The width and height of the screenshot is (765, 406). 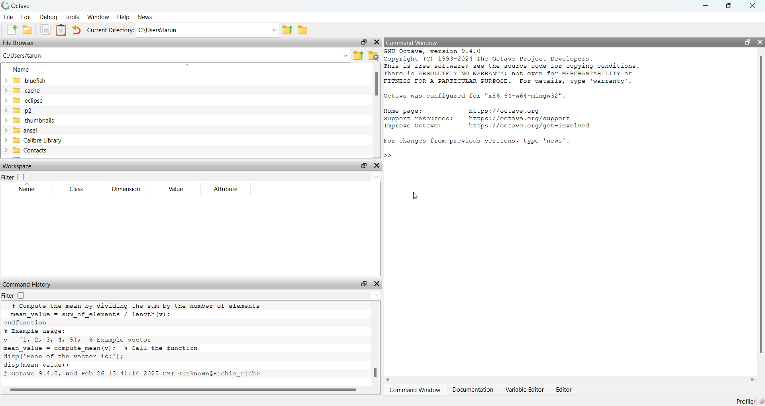 I want to click on Drop-down , so click(x=345, y=55).